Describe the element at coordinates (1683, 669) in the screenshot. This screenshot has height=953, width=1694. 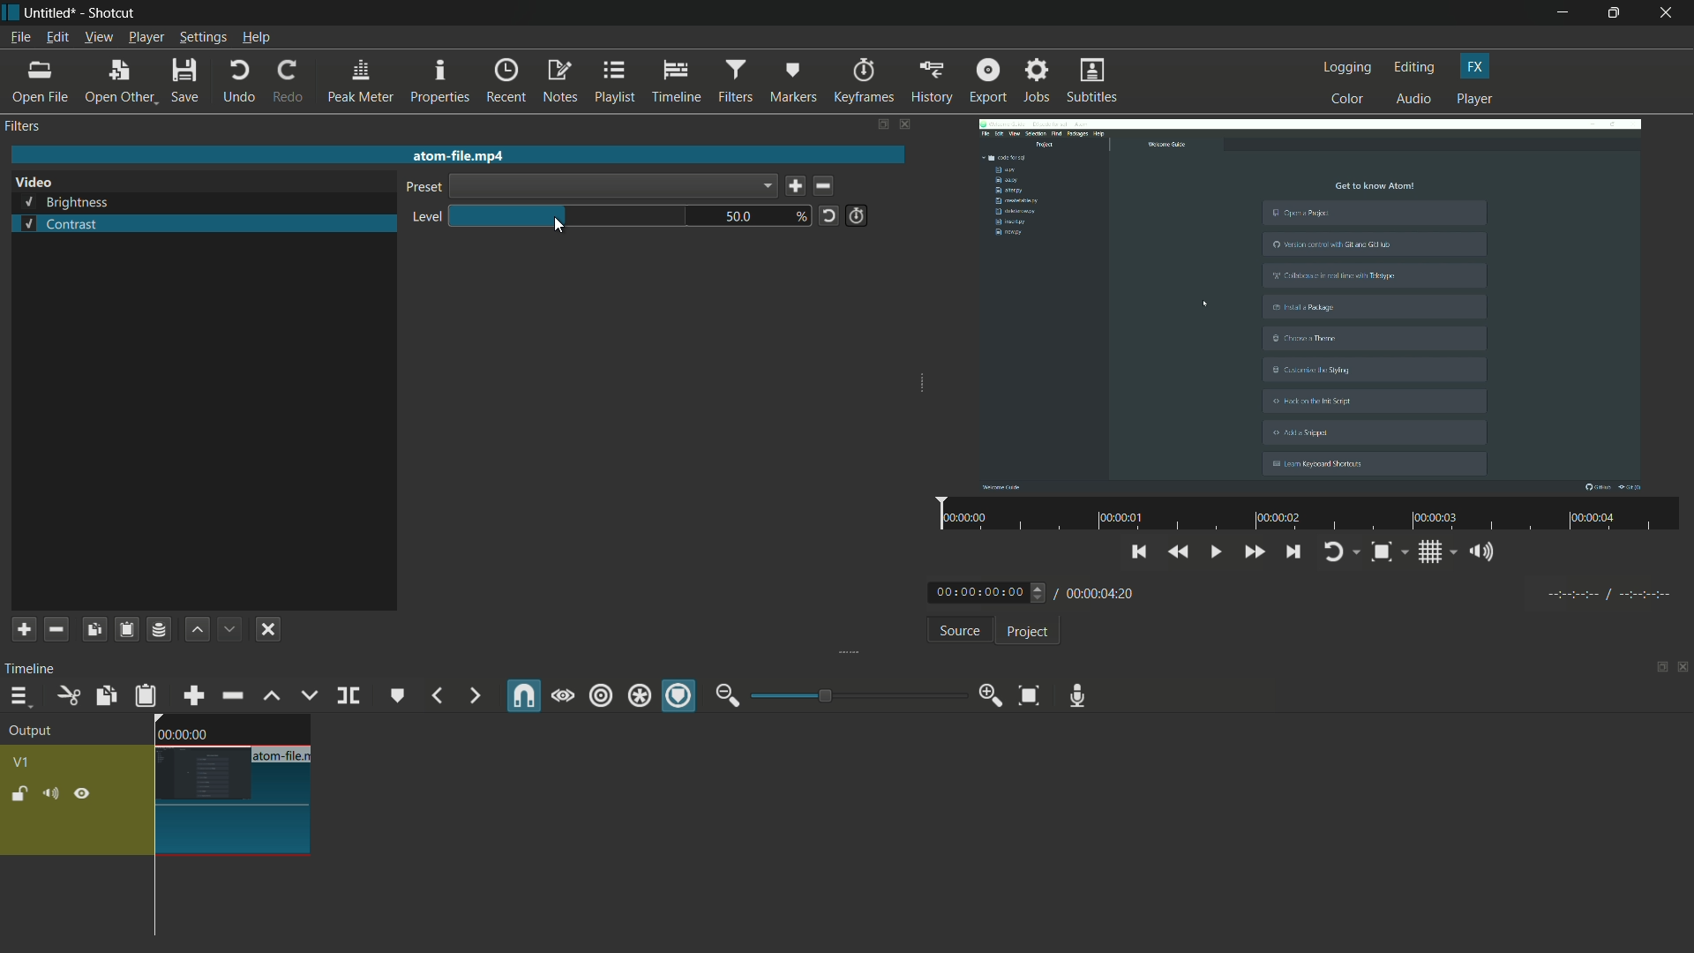
I see `close panel` at that location.